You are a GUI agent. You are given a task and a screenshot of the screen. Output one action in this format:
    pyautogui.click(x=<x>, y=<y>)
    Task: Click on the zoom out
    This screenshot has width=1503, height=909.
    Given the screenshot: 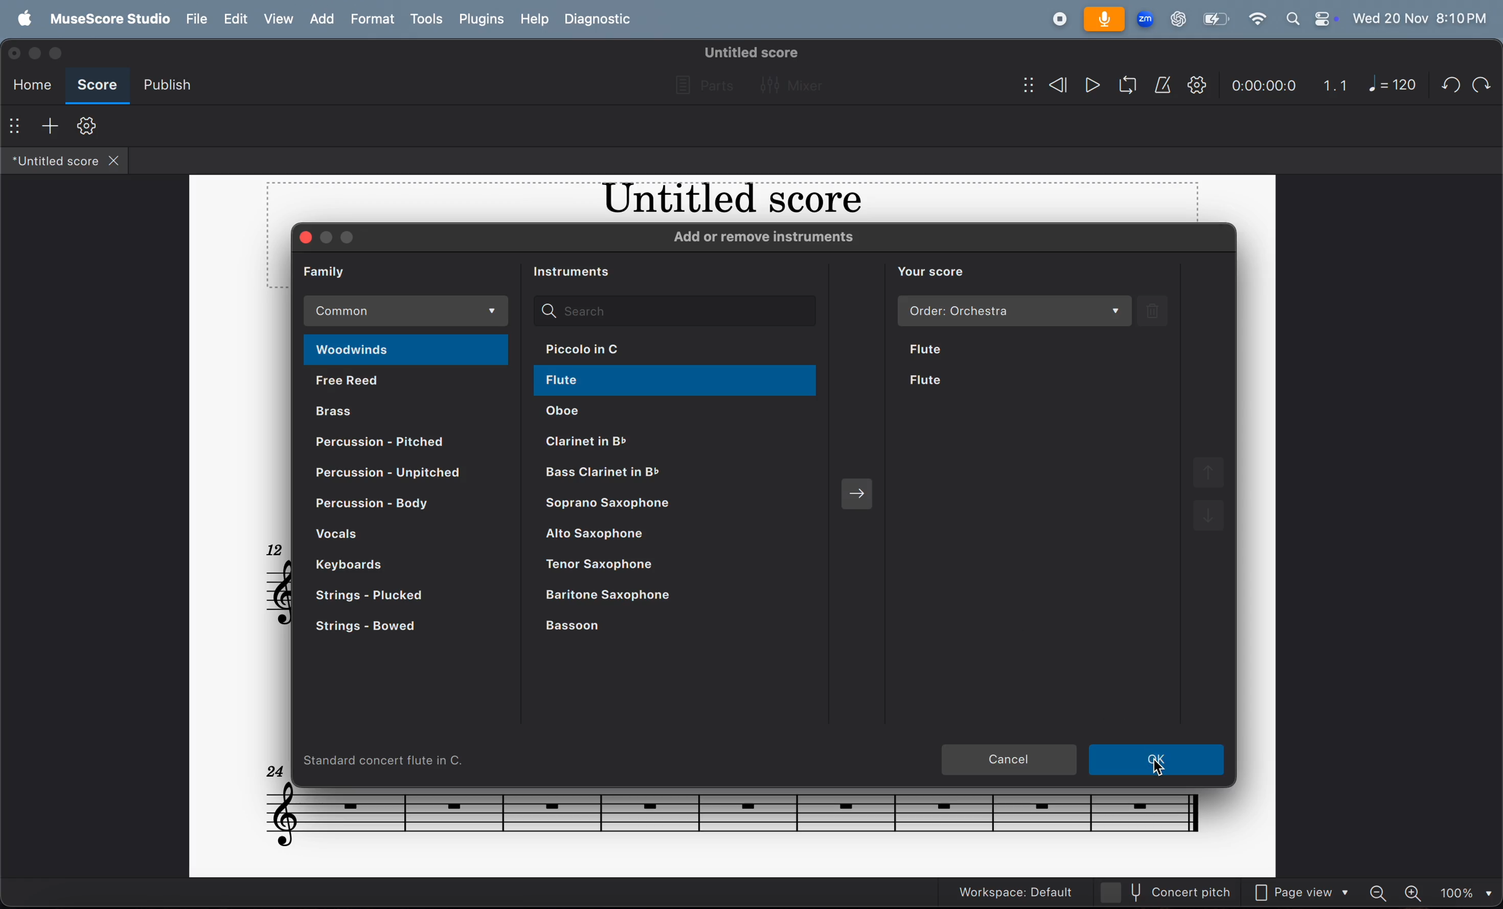 What is the action you would take?
    pyautogui.click(x=1376, y=893)
    